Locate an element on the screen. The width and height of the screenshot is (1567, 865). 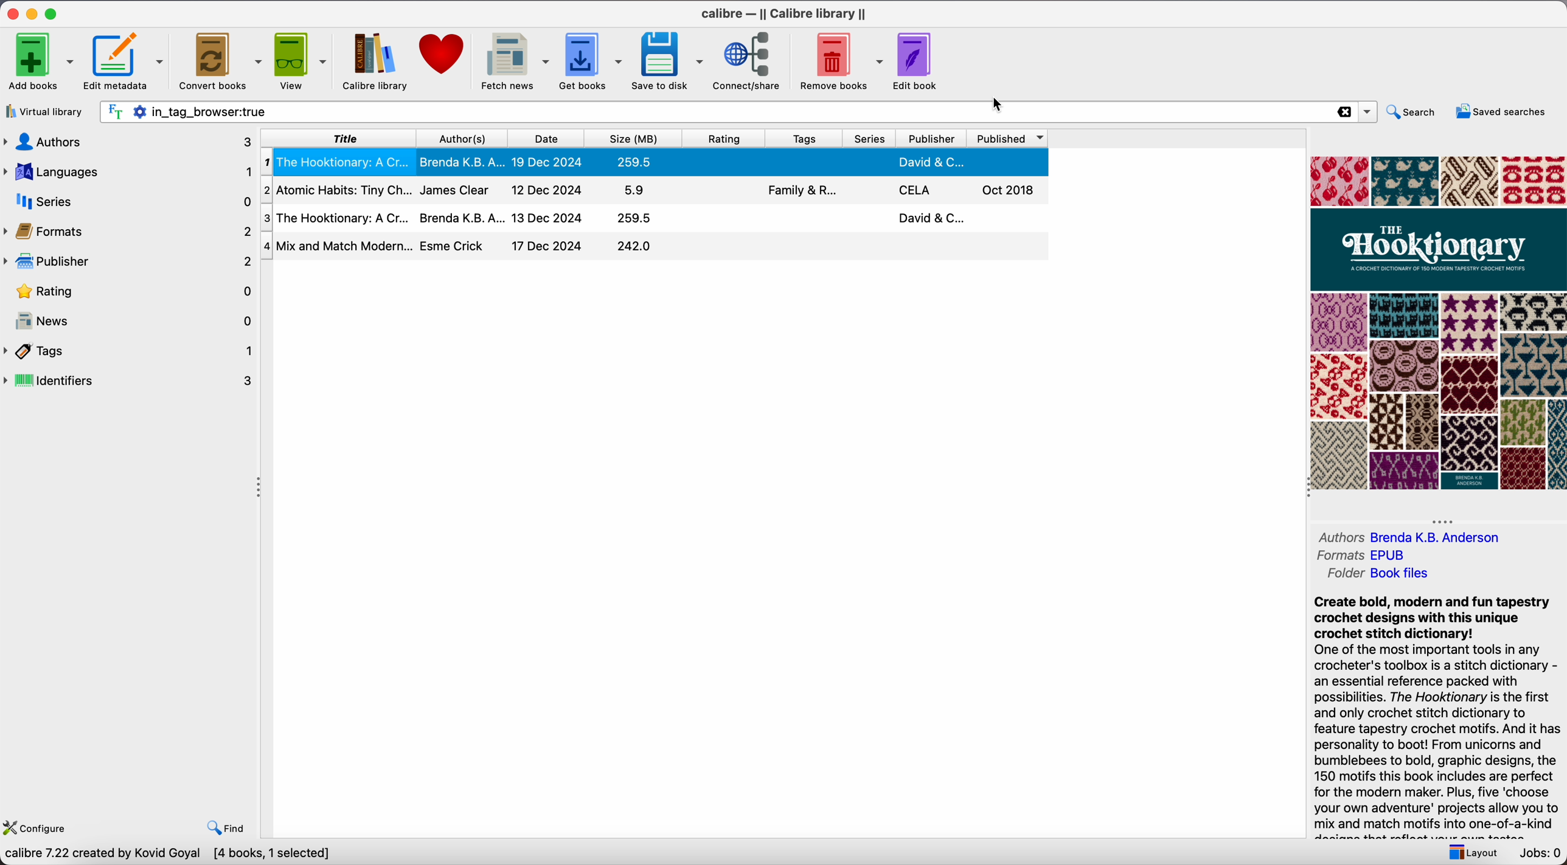
The Hooktionary: A Cr... is located at coordinates (339, 161).